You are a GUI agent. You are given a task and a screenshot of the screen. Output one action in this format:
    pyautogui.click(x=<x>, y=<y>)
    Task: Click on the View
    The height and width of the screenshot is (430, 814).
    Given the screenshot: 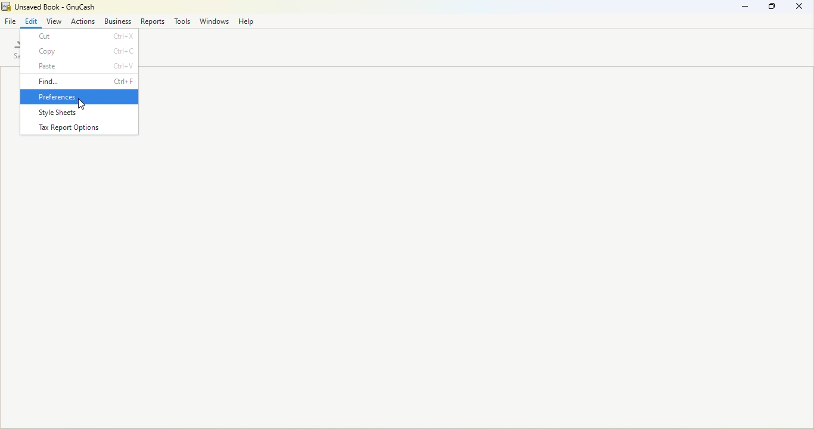 What is the action you would take?
    pyautogui.click(x=55, y=20)
    